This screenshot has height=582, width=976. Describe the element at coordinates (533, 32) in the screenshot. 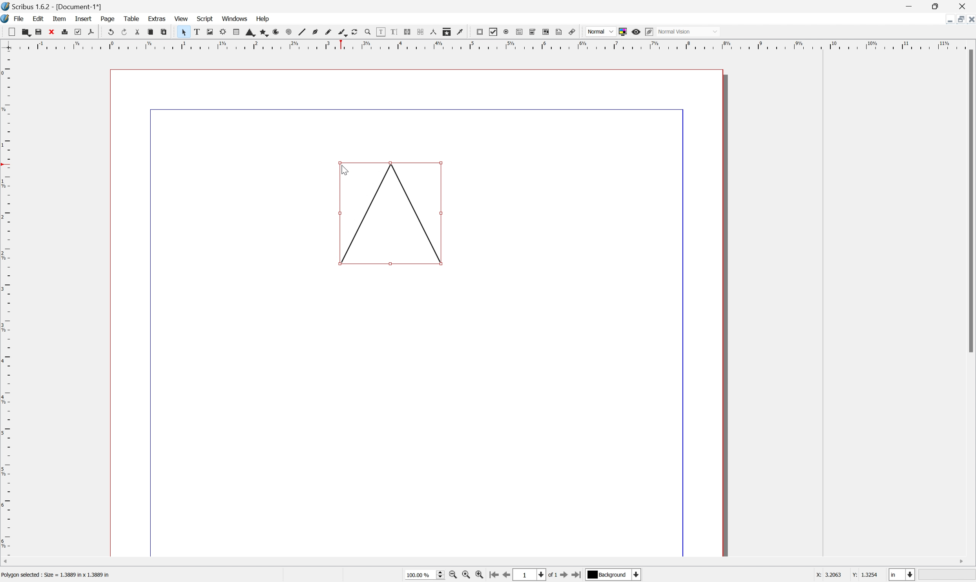

I see `PDF combo box` at that location.